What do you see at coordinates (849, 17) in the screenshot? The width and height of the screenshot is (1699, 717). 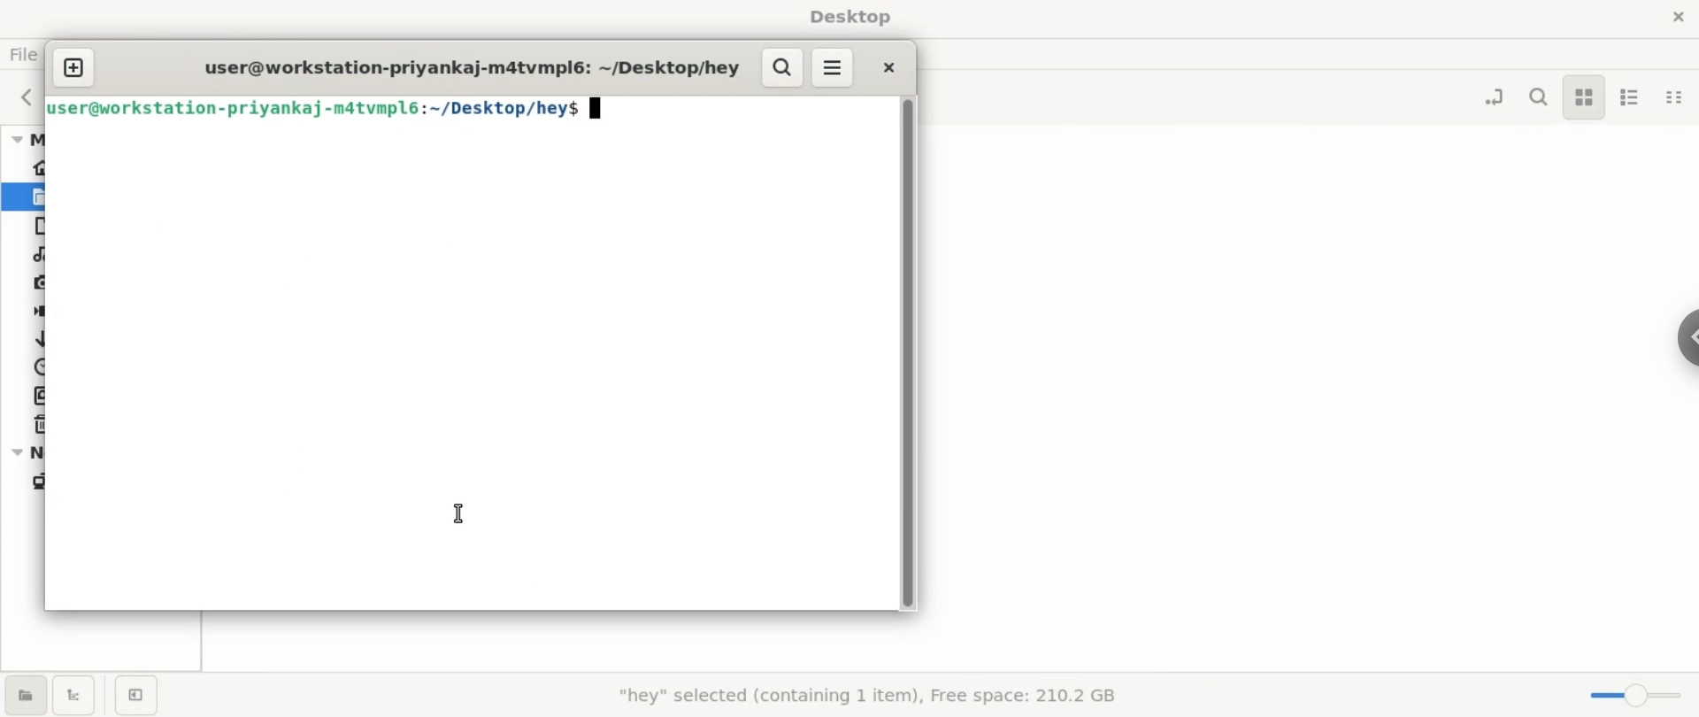 I see `desktop` at bounding box center [849, 17].